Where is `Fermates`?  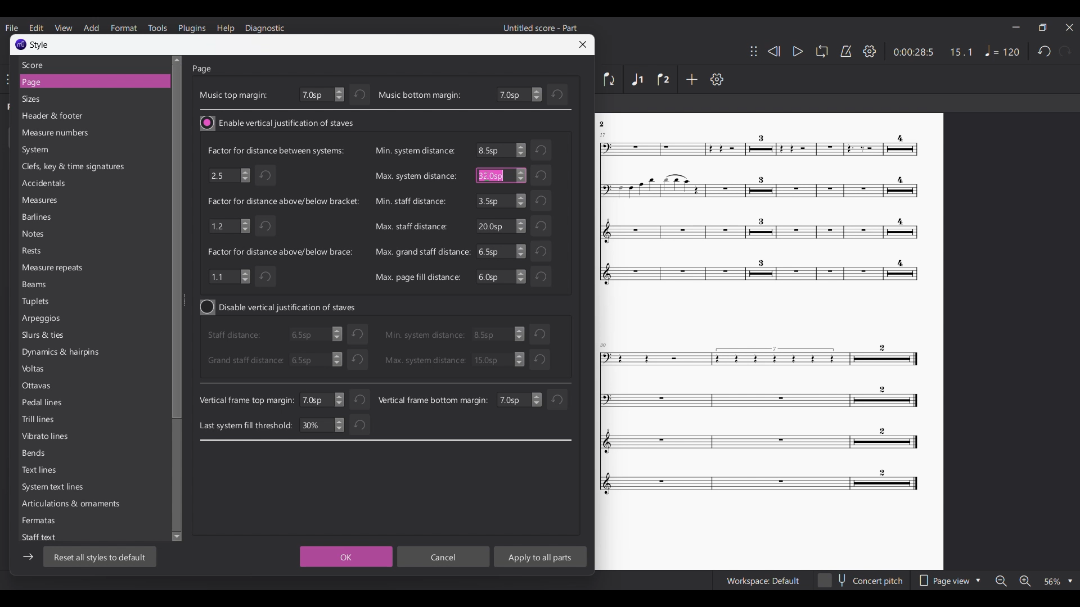 Fermates is located at coordinates (60, 523).